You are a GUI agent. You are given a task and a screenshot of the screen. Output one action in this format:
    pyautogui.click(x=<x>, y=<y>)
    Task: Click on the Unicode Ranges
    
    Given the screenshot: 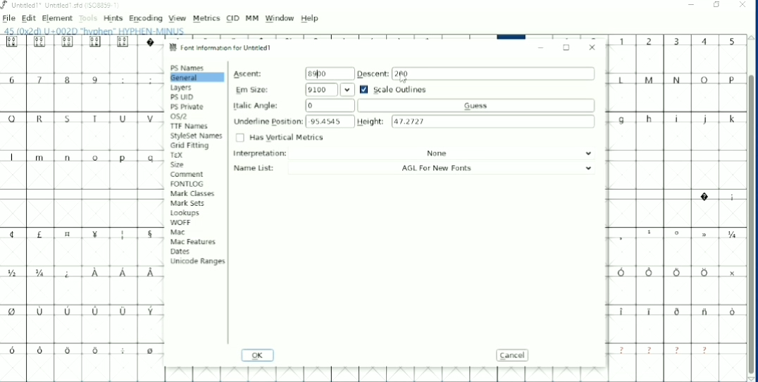 What is the action you would take?
    pyautogui.click(x=197, y=261)
    